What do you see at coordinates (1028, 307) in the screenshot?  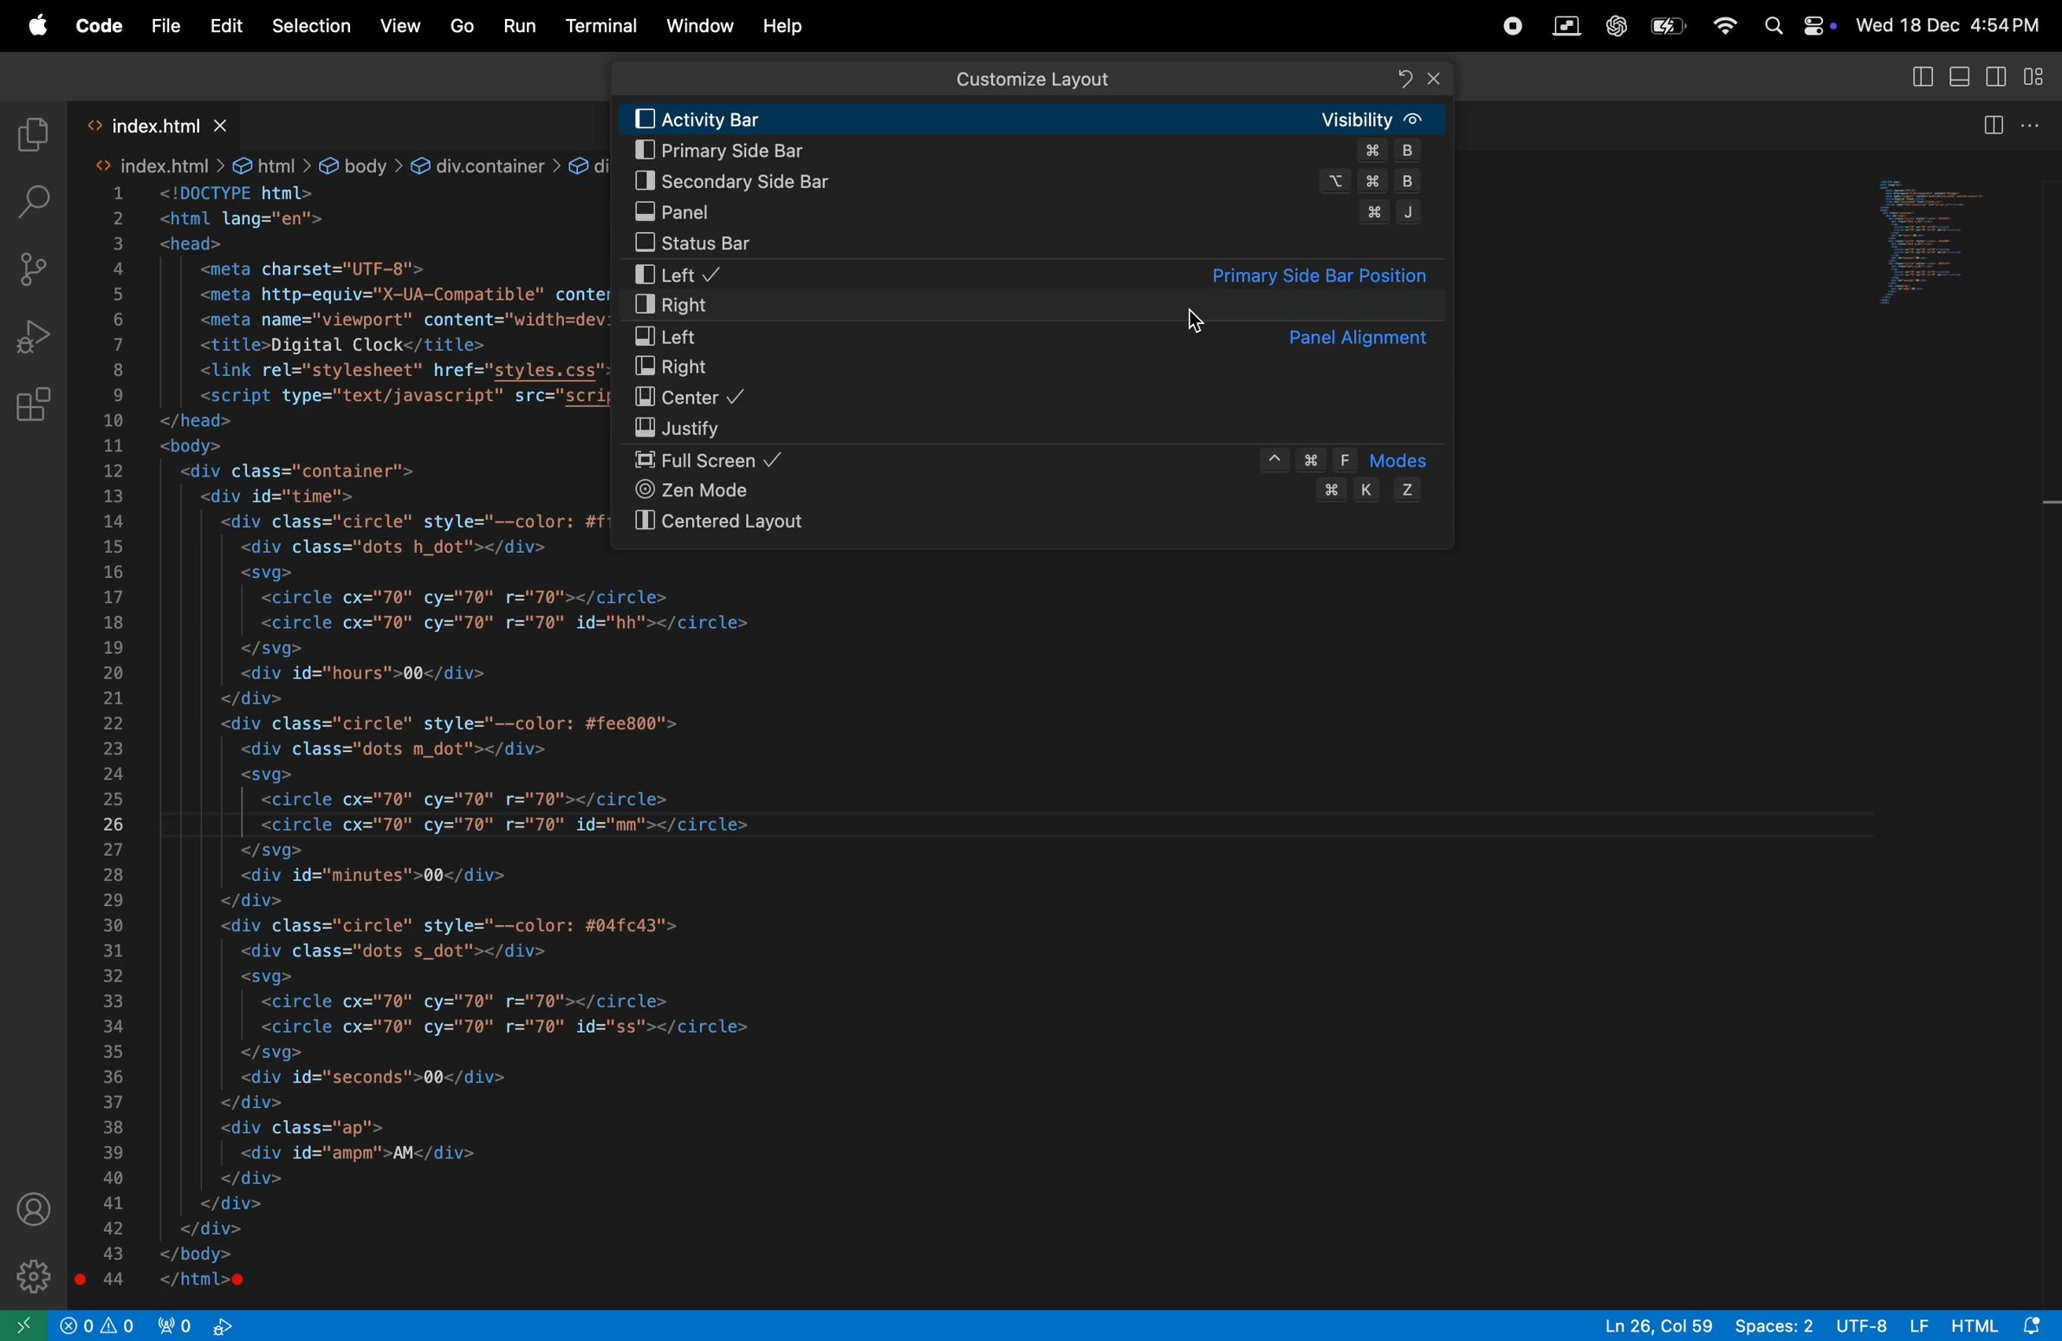 I see `Right ` at bounding box center [1028, 307].